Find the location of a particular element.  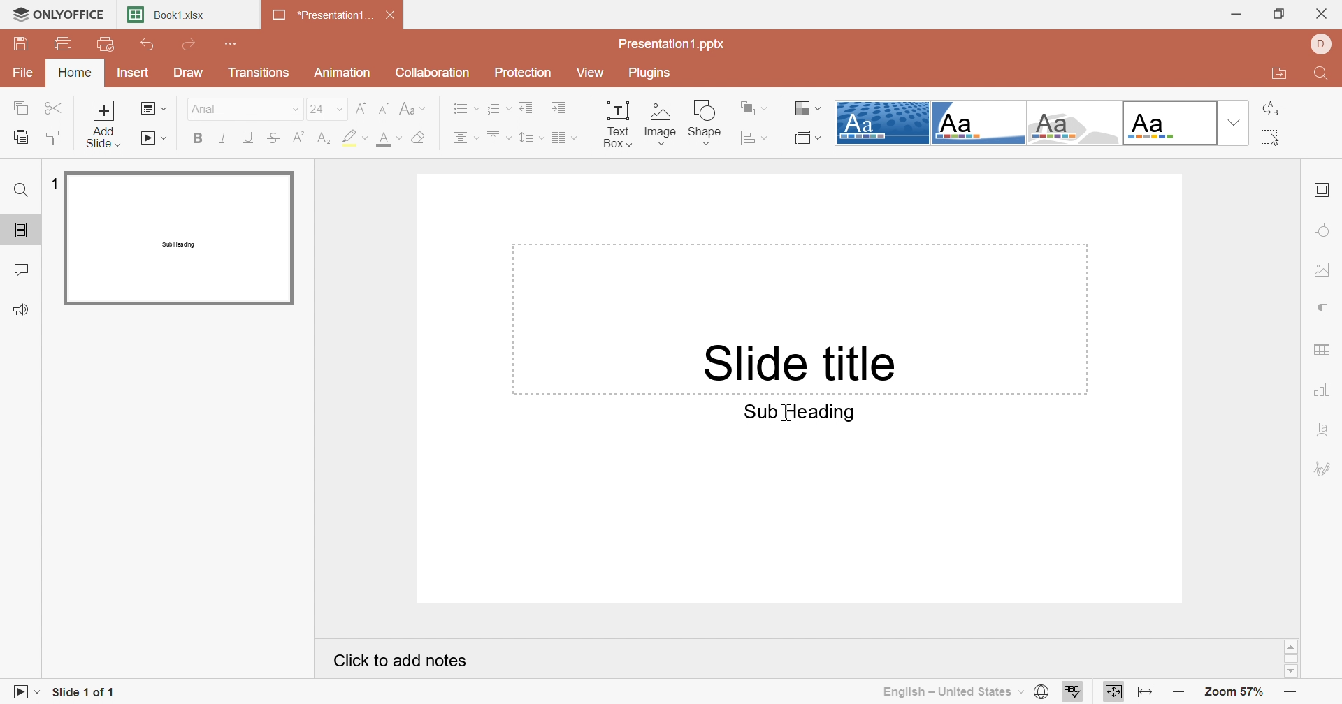

Draw is located at coordinates (189, 73).